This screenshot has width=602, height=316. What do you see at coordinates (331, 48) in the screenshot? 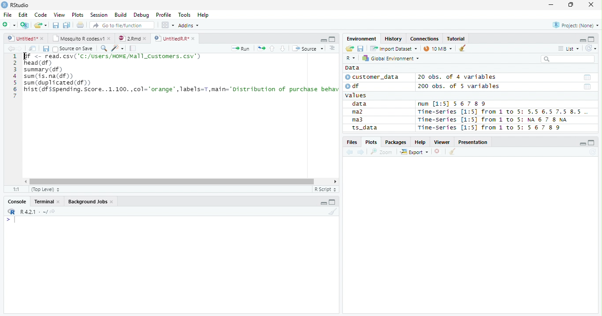
I see `Show document outline` at bounding box center [331, 48].